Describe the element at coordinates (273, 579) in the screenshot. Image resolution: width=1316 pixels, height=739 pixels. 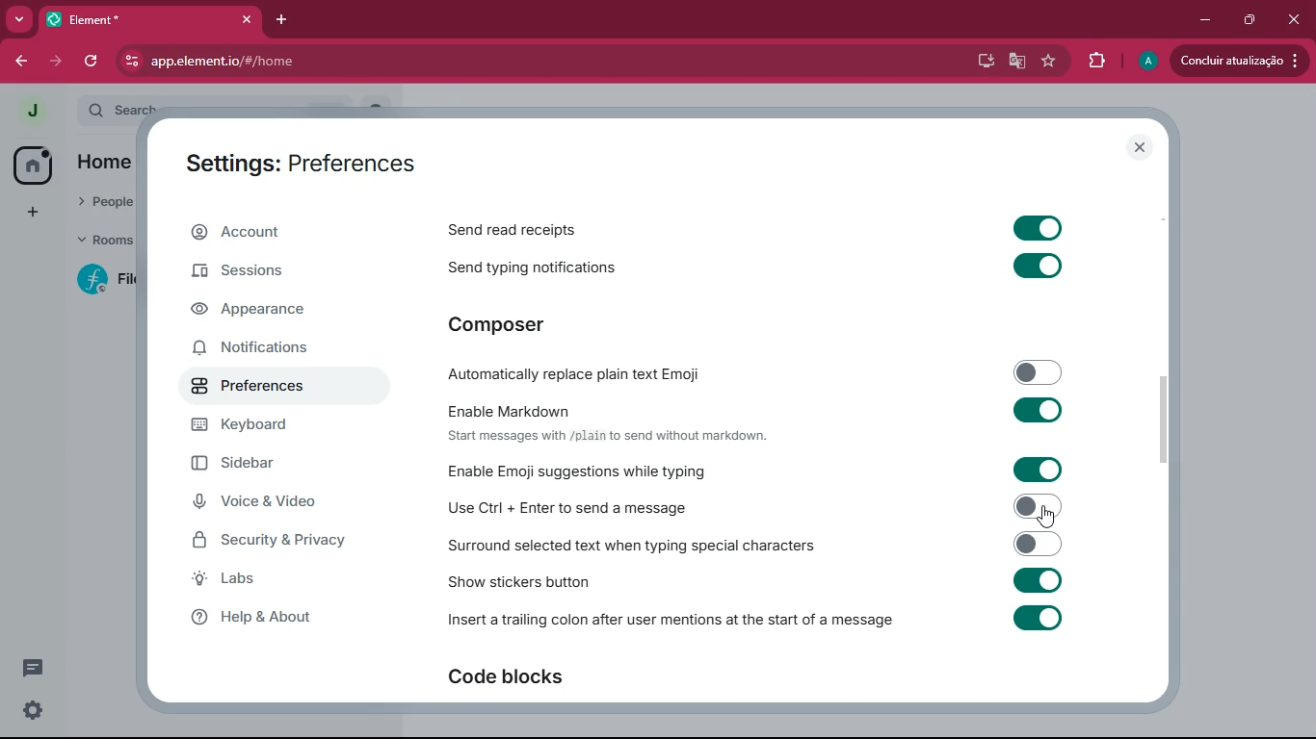
I see `labs` at that location.